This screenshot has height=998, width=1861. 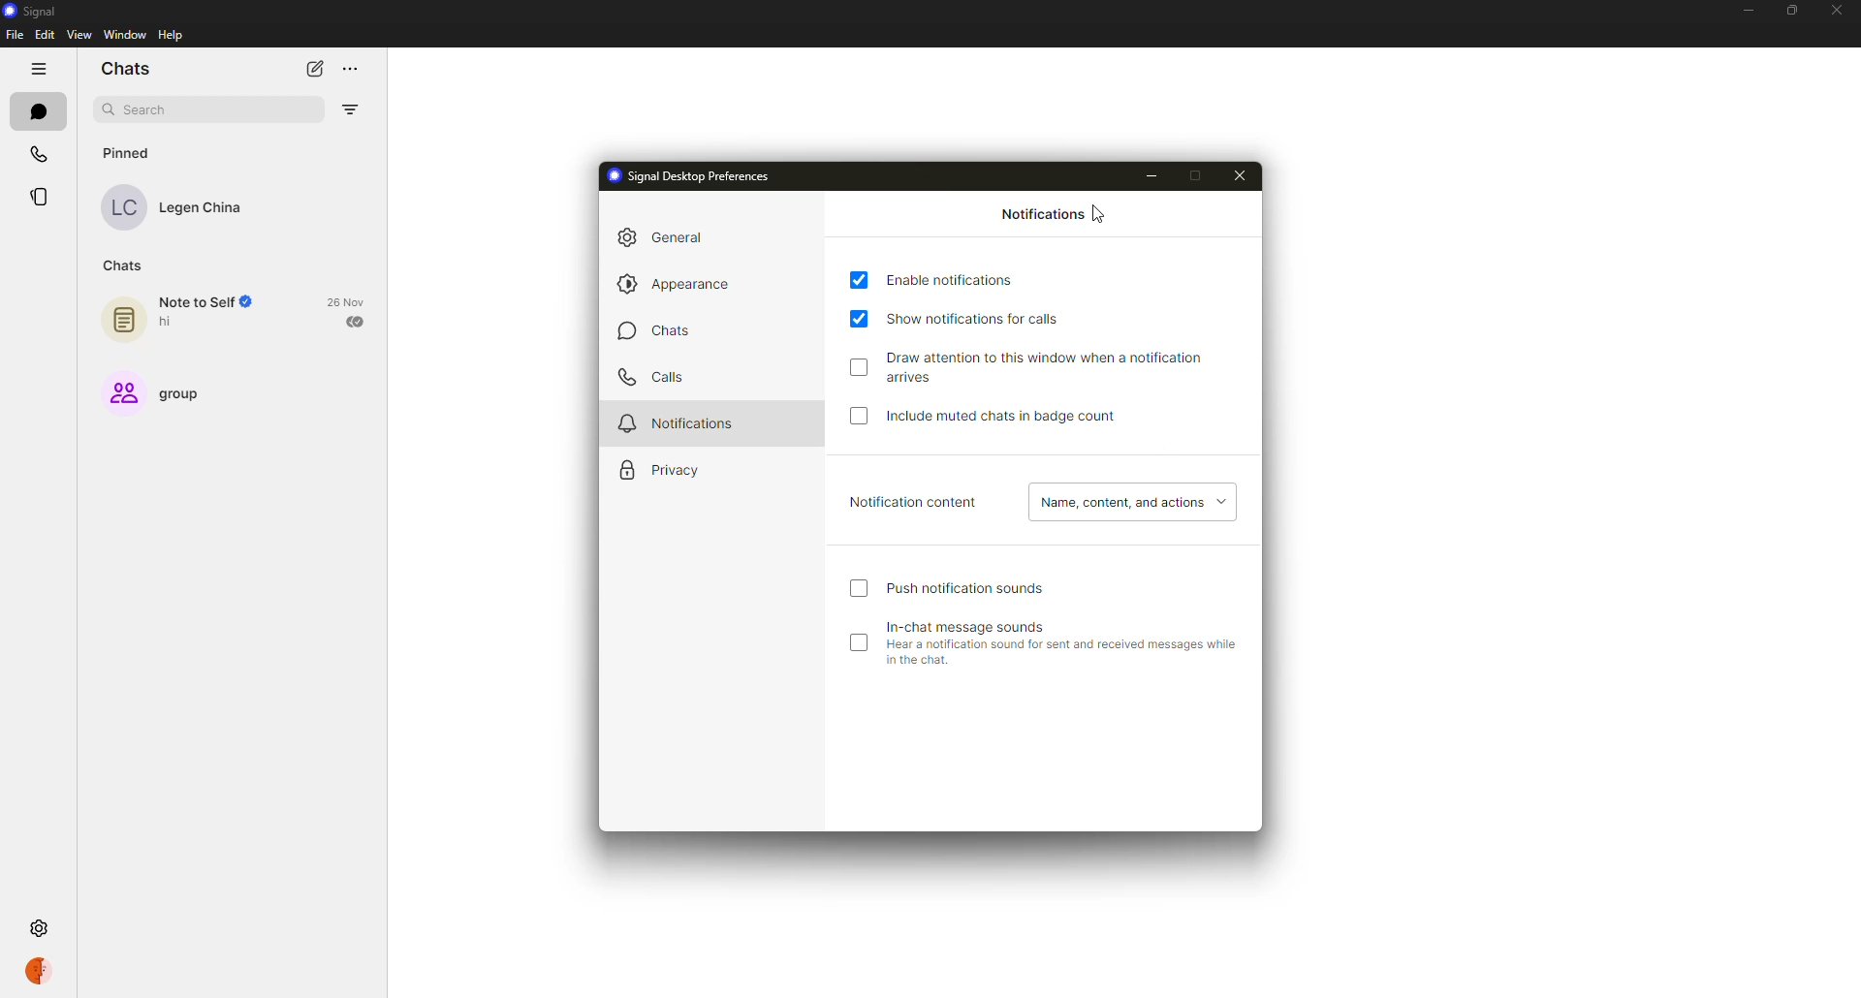 I want to click on chats, so click(x=665, y=330).